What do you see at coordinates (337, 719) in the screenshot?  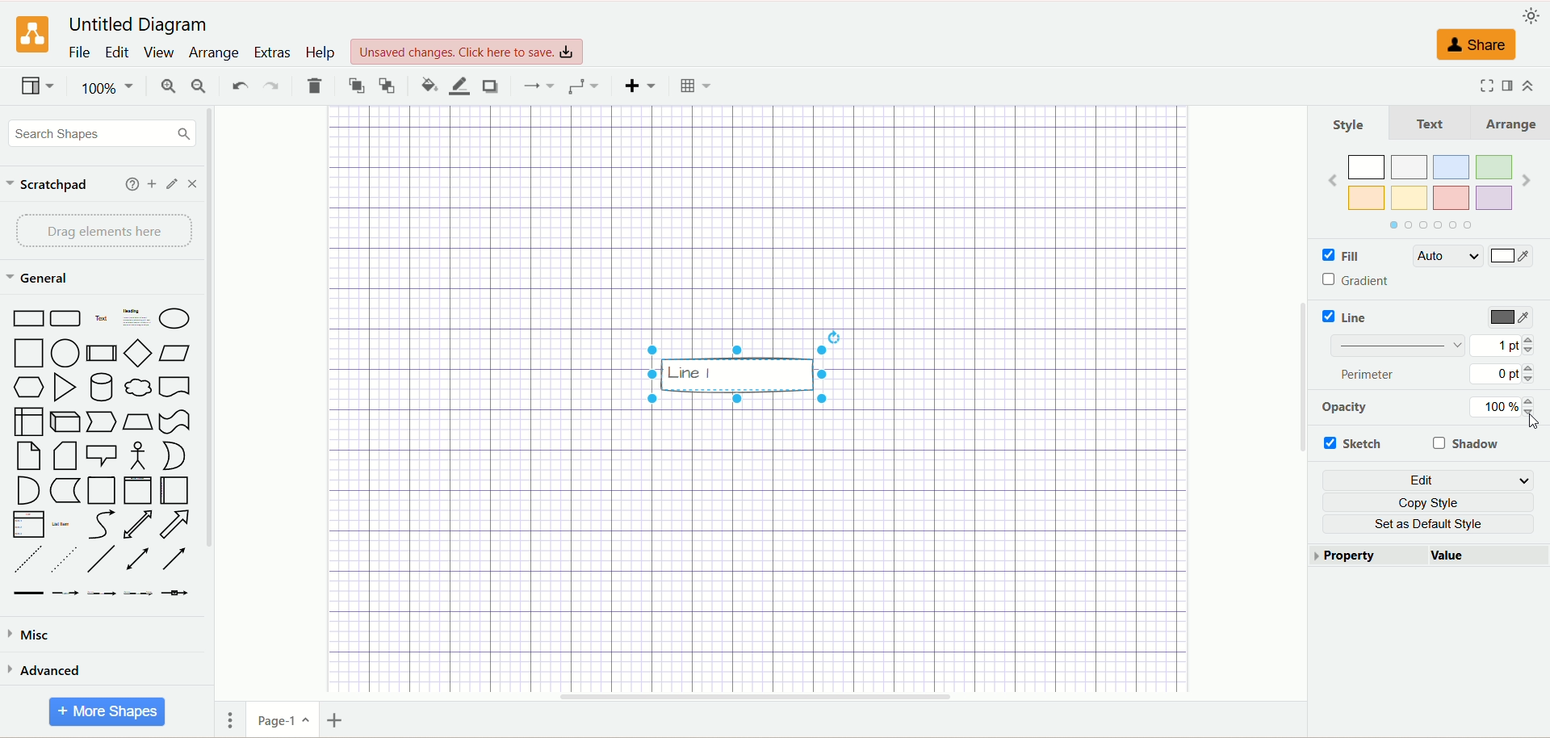 I see `insert page` at bounding box center [337, 719].